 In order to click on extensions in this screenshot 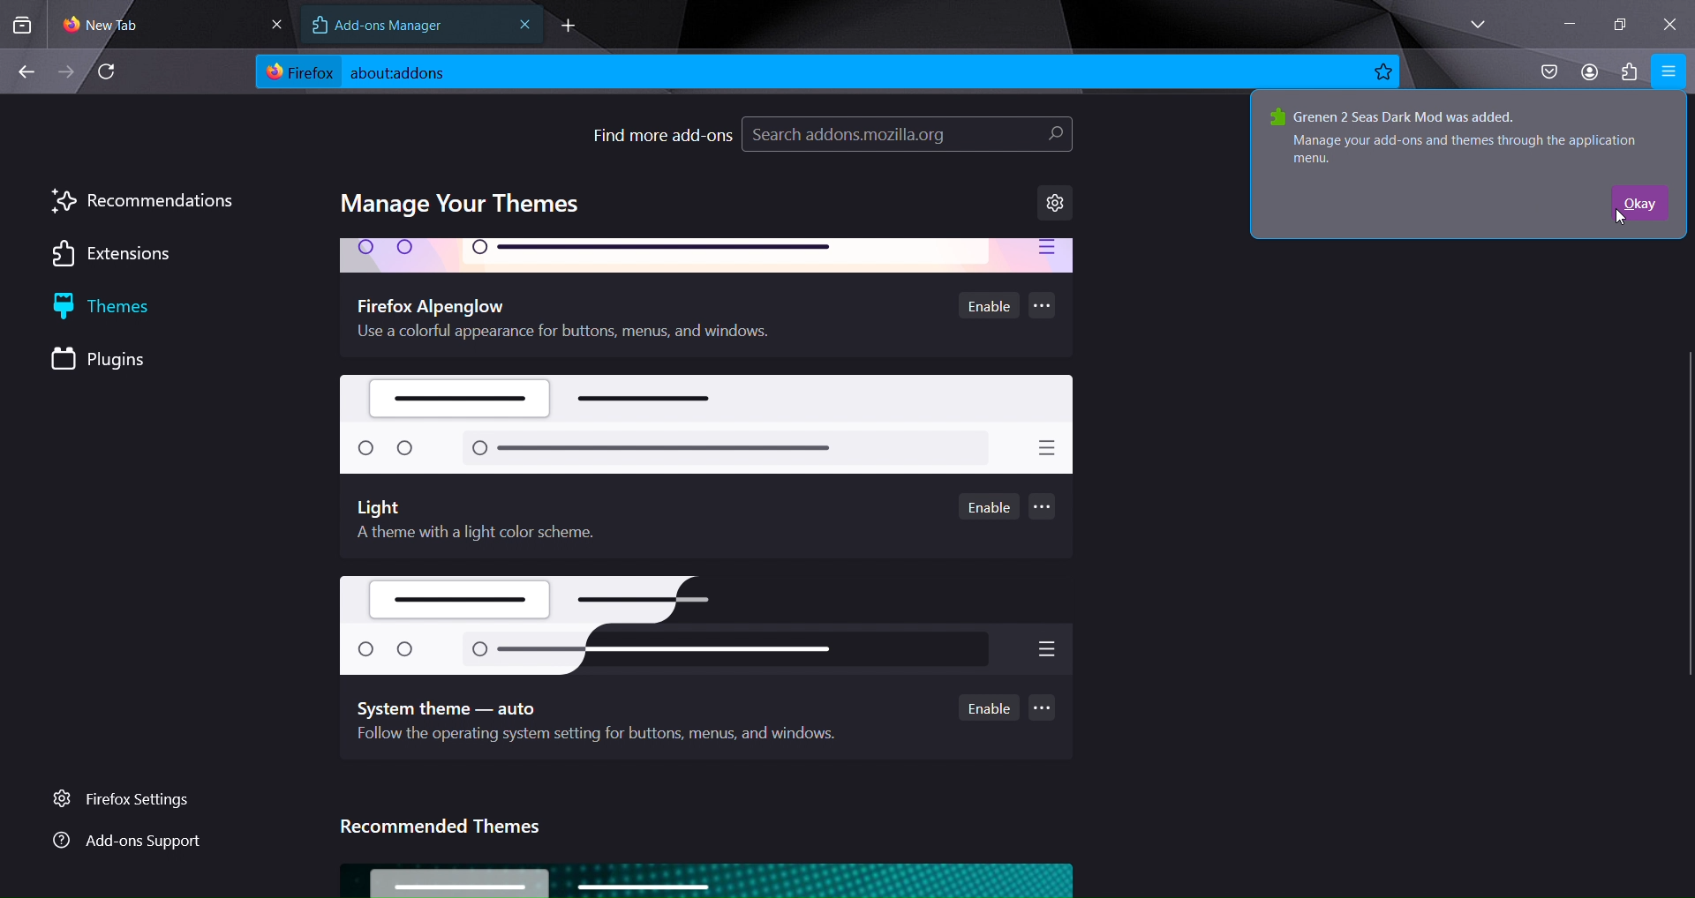, I will do `click(1627, 71)`.